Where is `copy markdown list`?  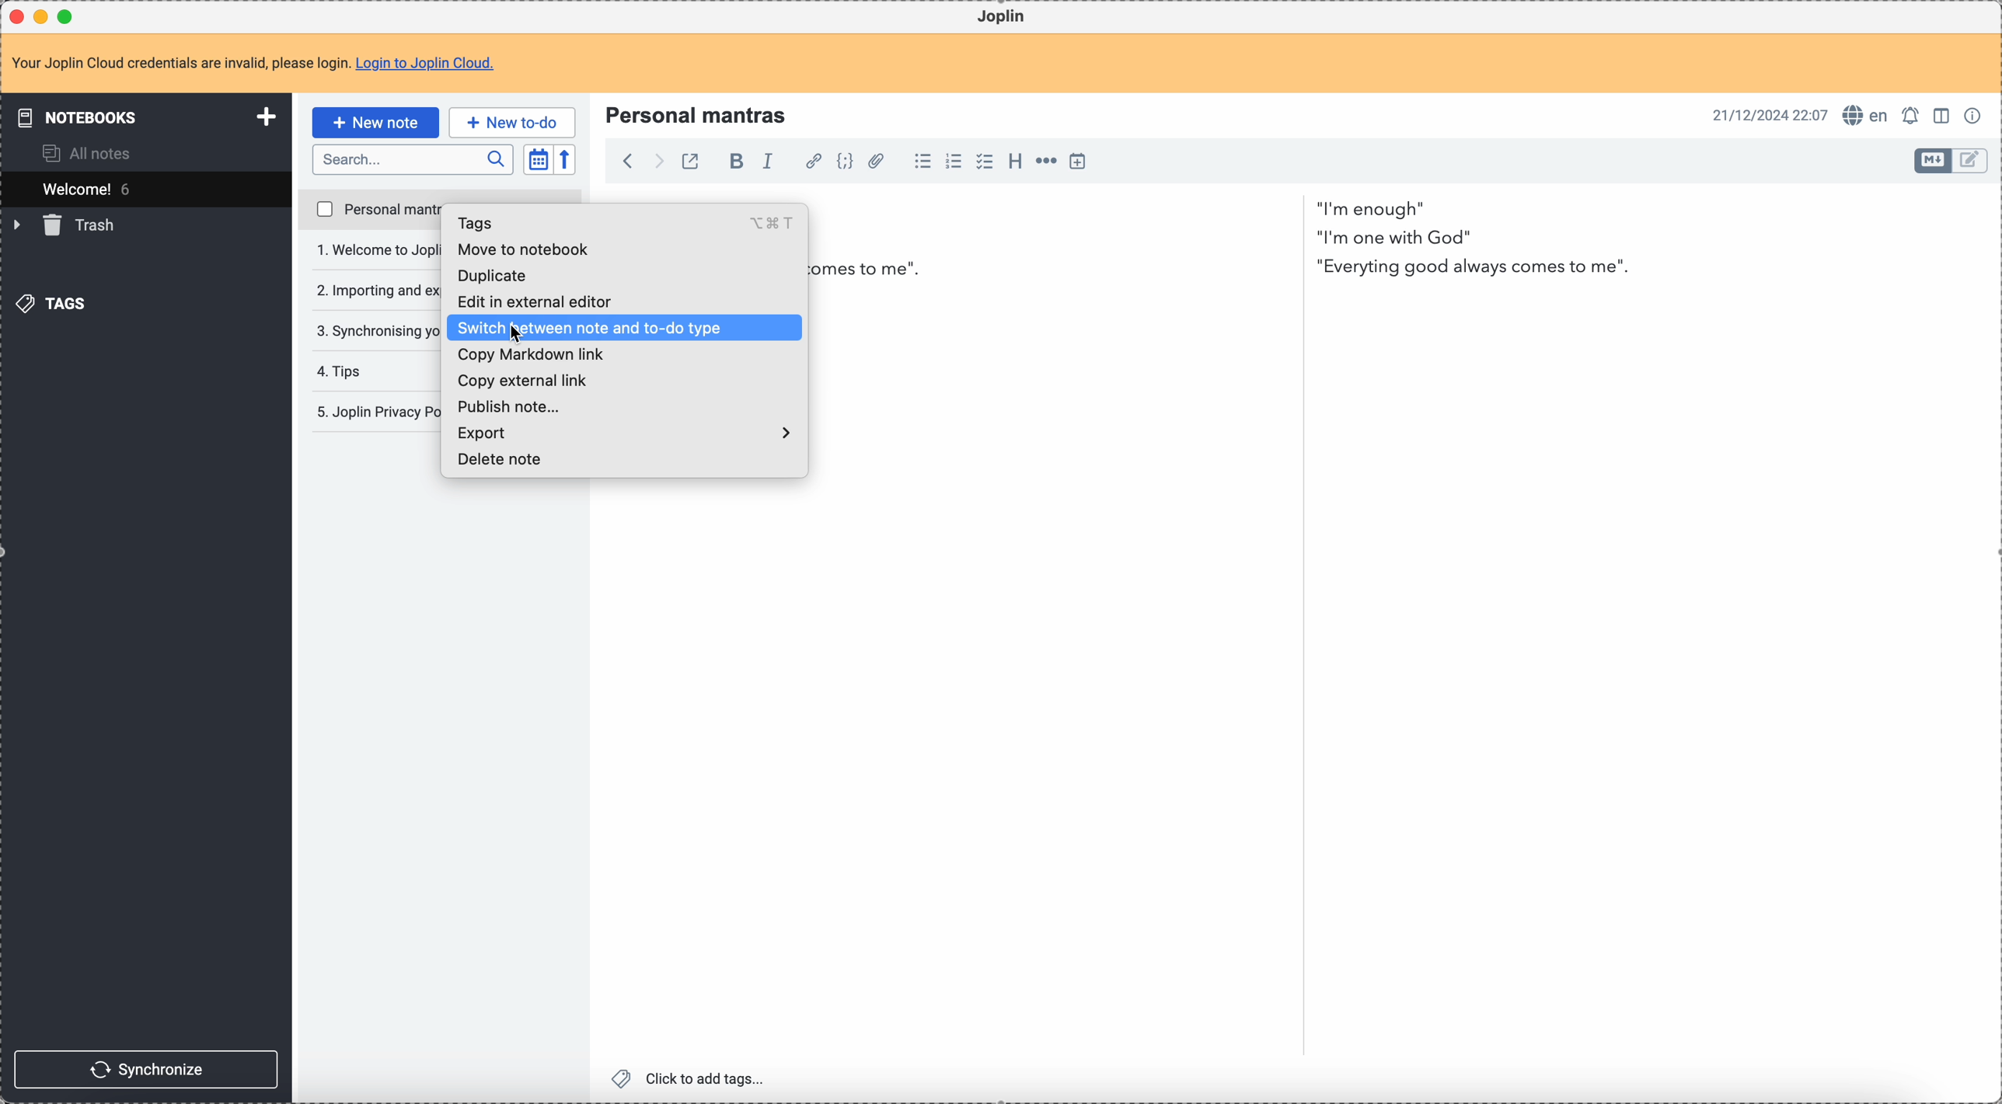 copy markdown list is located at coordinates (535, 357).